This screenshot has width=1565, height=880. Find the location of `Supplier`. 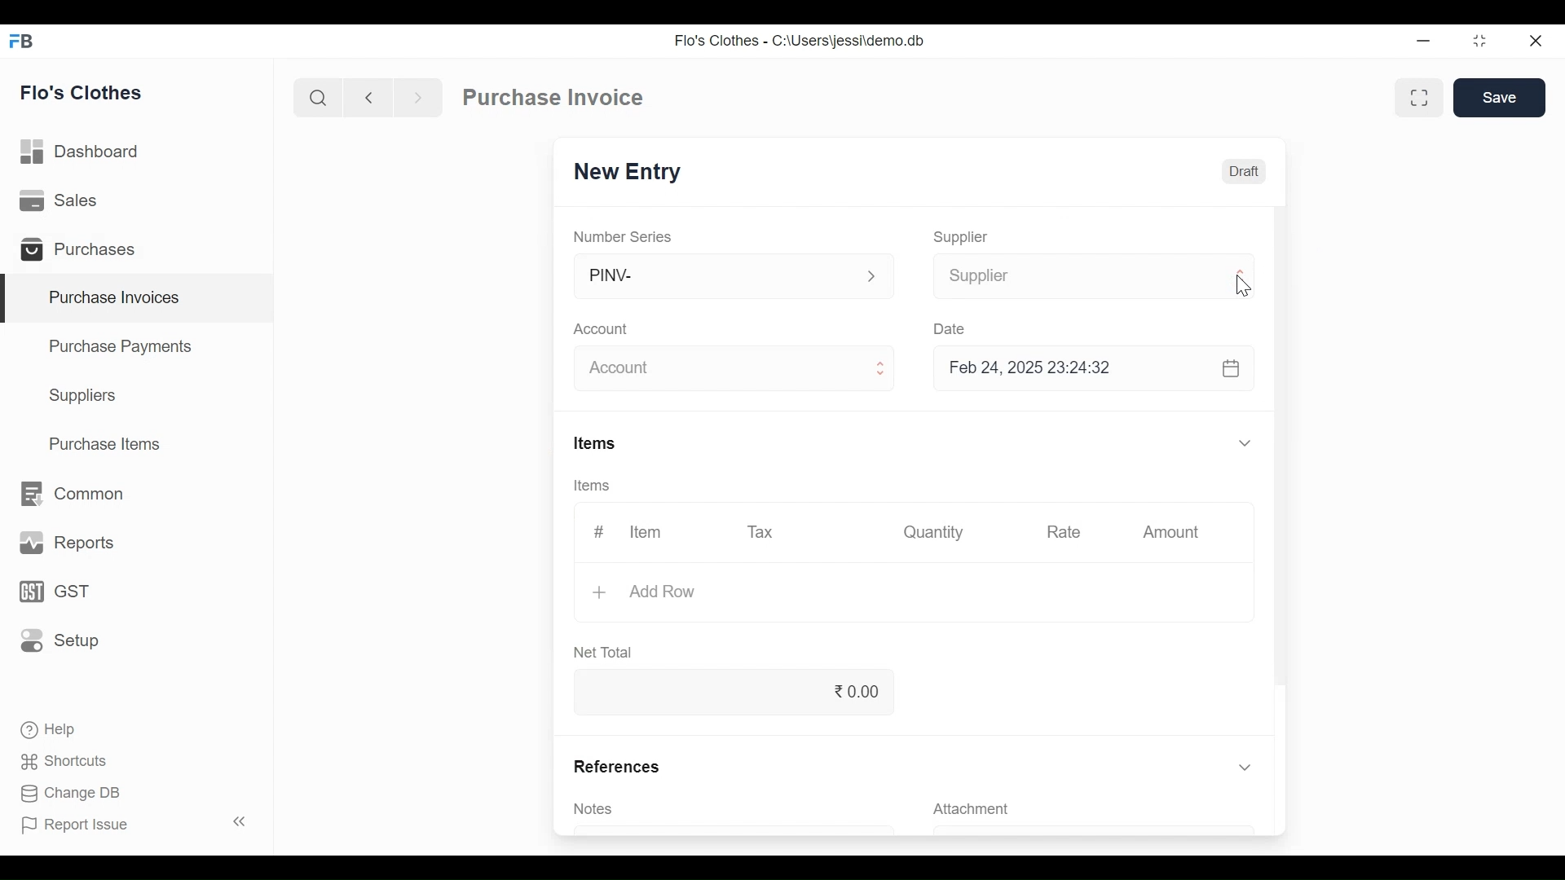

Supplier is located at coordinates (1072, 277).